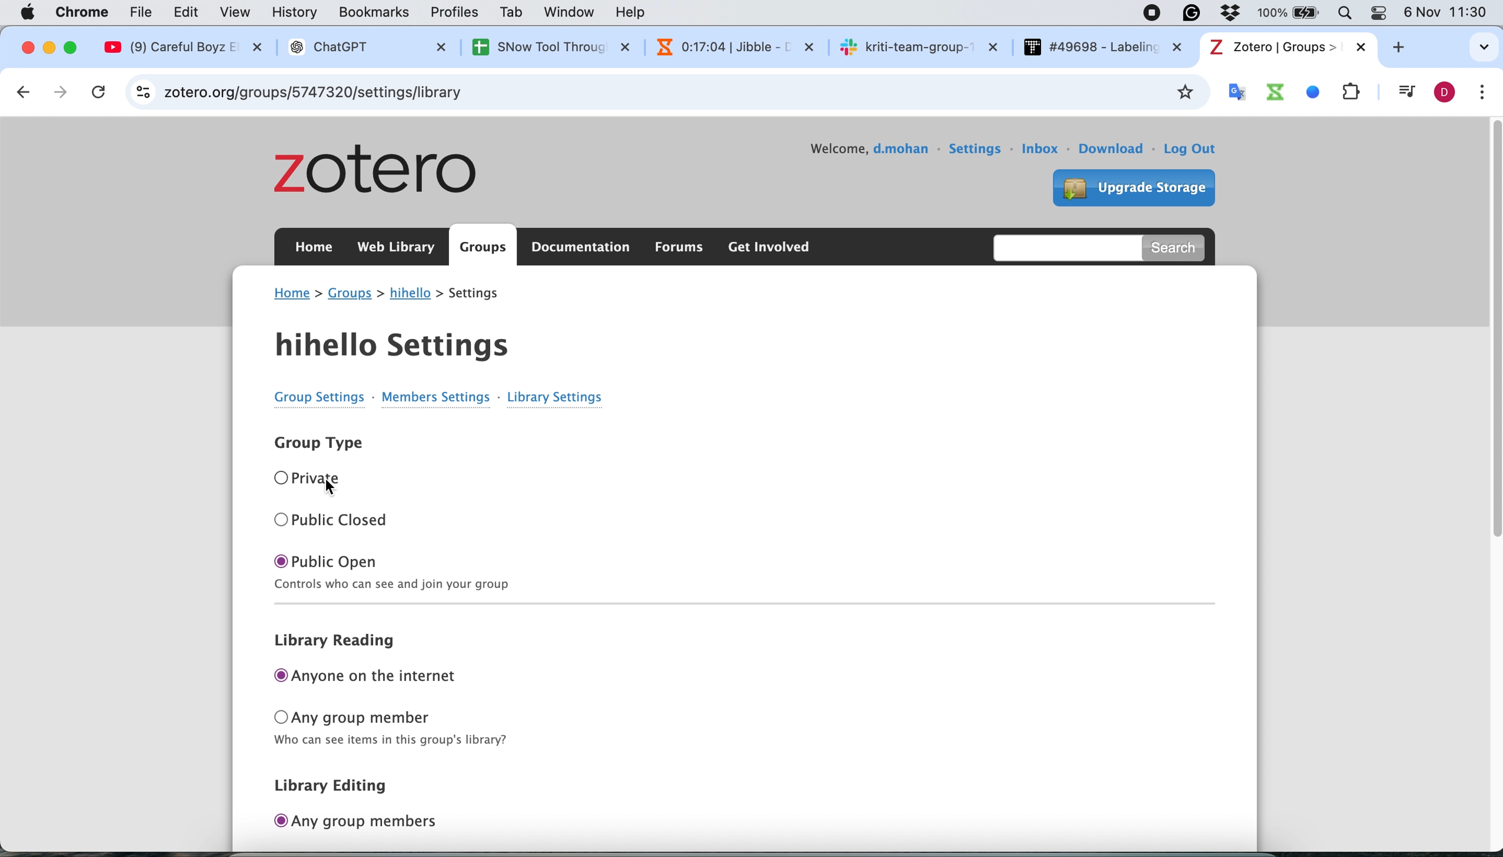  I want to click on search tabs, so click(1465, 42).